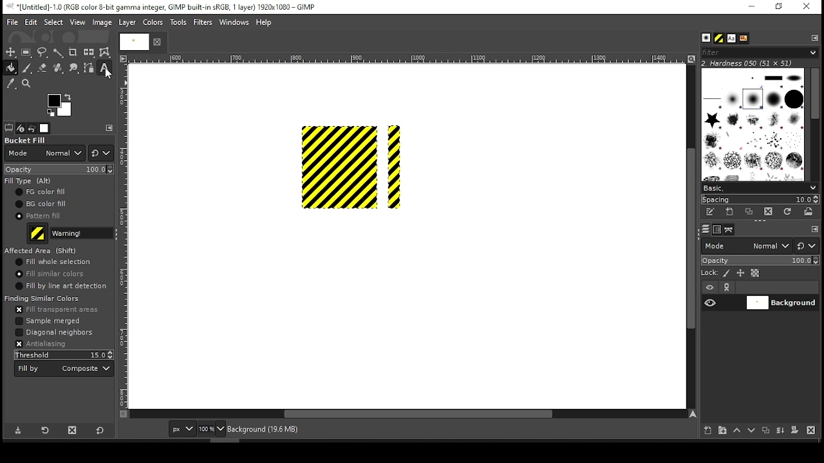  I want to click on filters, so click(758, 53).